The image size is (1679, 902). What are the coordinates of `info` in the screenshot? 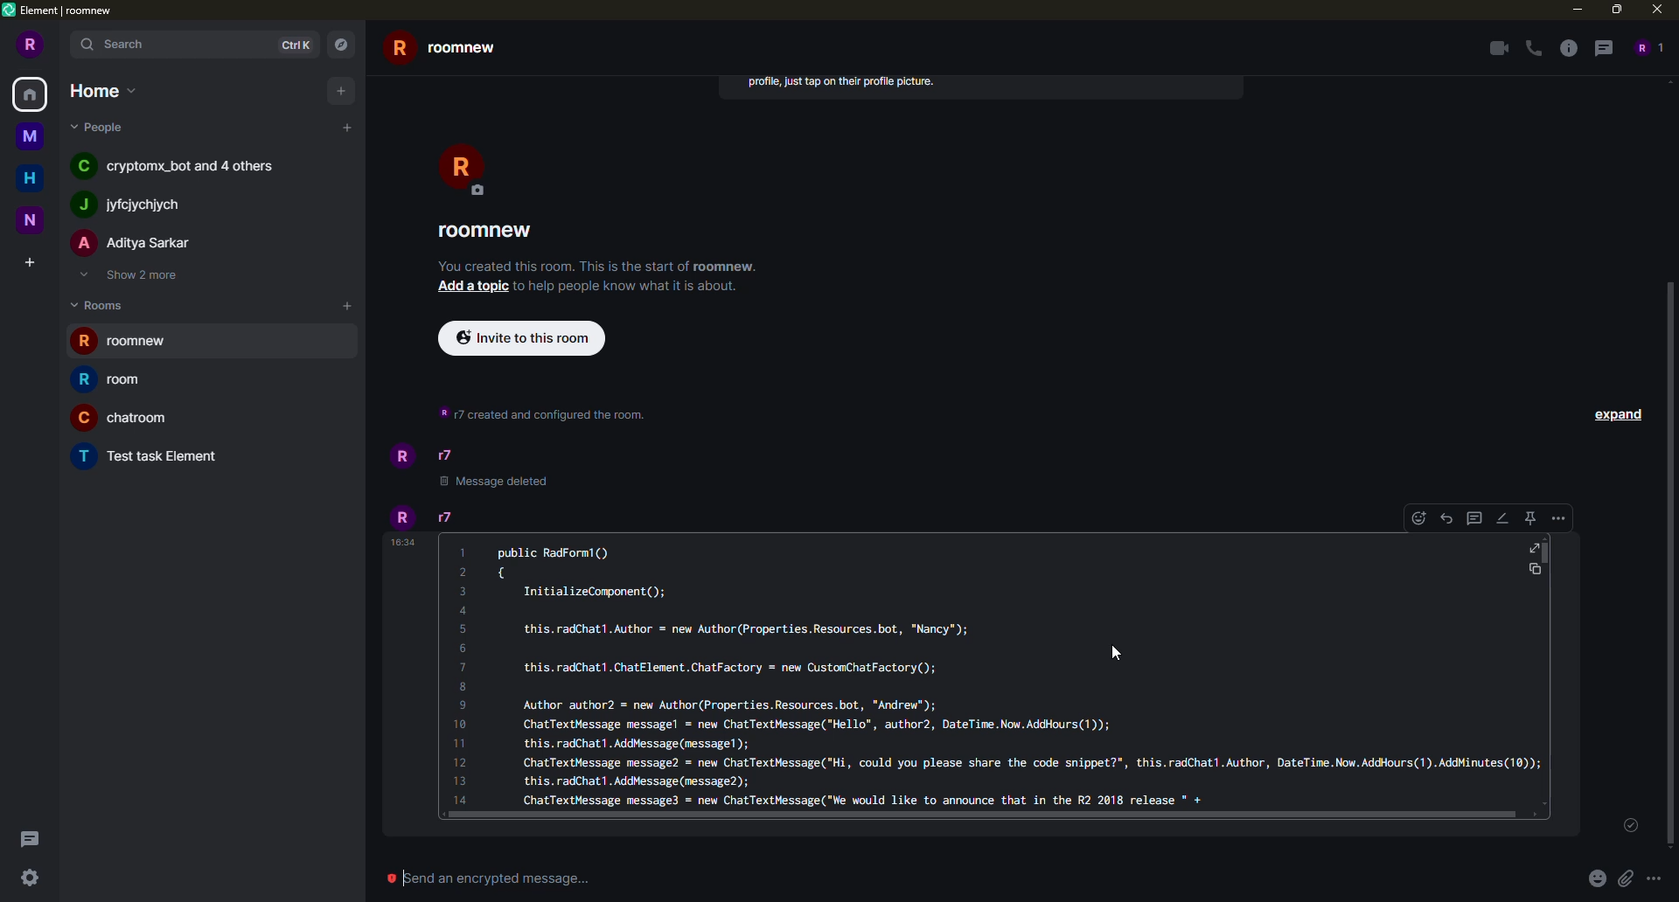 It's located at (1567, 48).